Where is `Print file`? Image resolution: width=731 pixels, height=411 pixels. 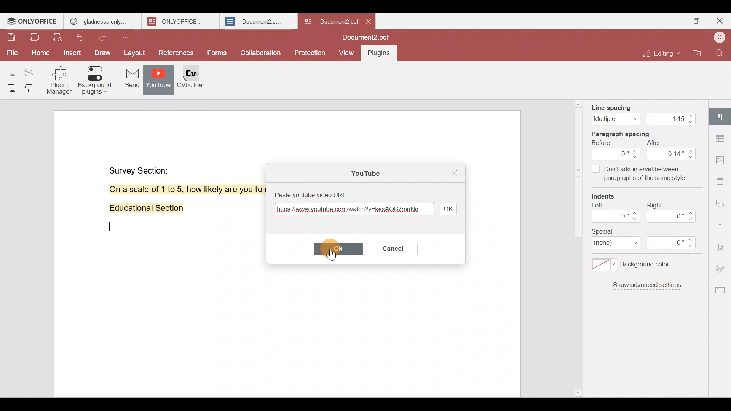 Print file is located at coordinates (34, 39).